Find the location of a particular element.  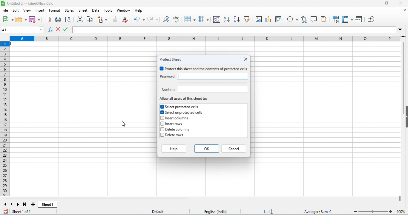

insert rows is located at coordinates (172, 124).